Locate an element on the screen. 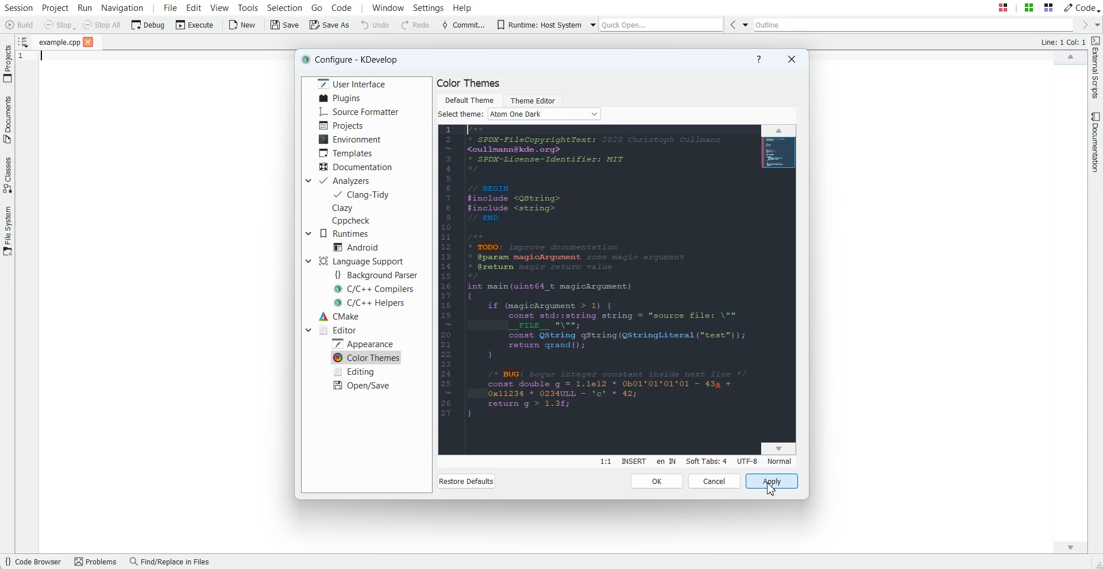  C/C++ Helpers is located at coordinates (371, 302).